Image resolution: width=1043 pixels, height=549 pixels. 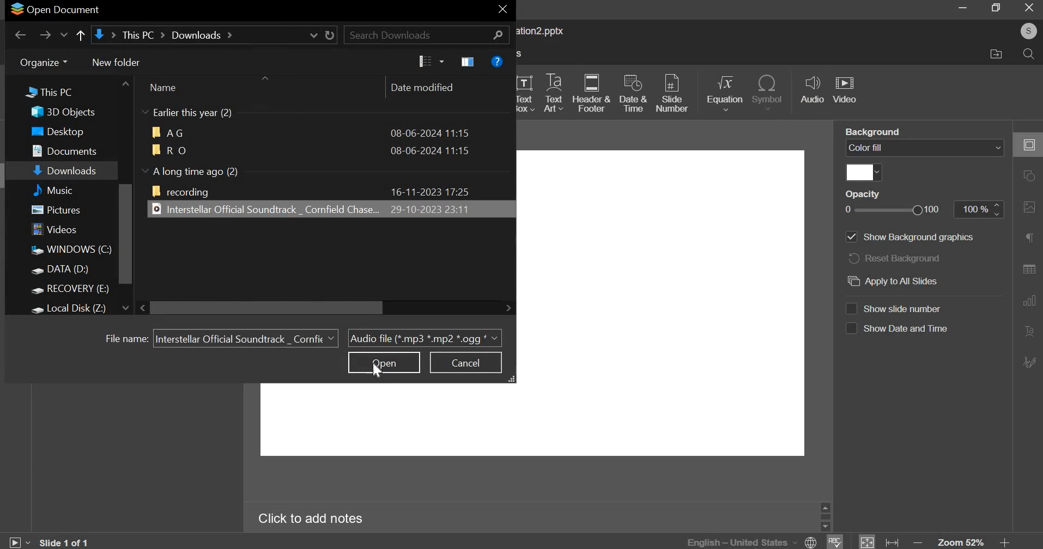 I want to click on language, so click(x=750, y=541).